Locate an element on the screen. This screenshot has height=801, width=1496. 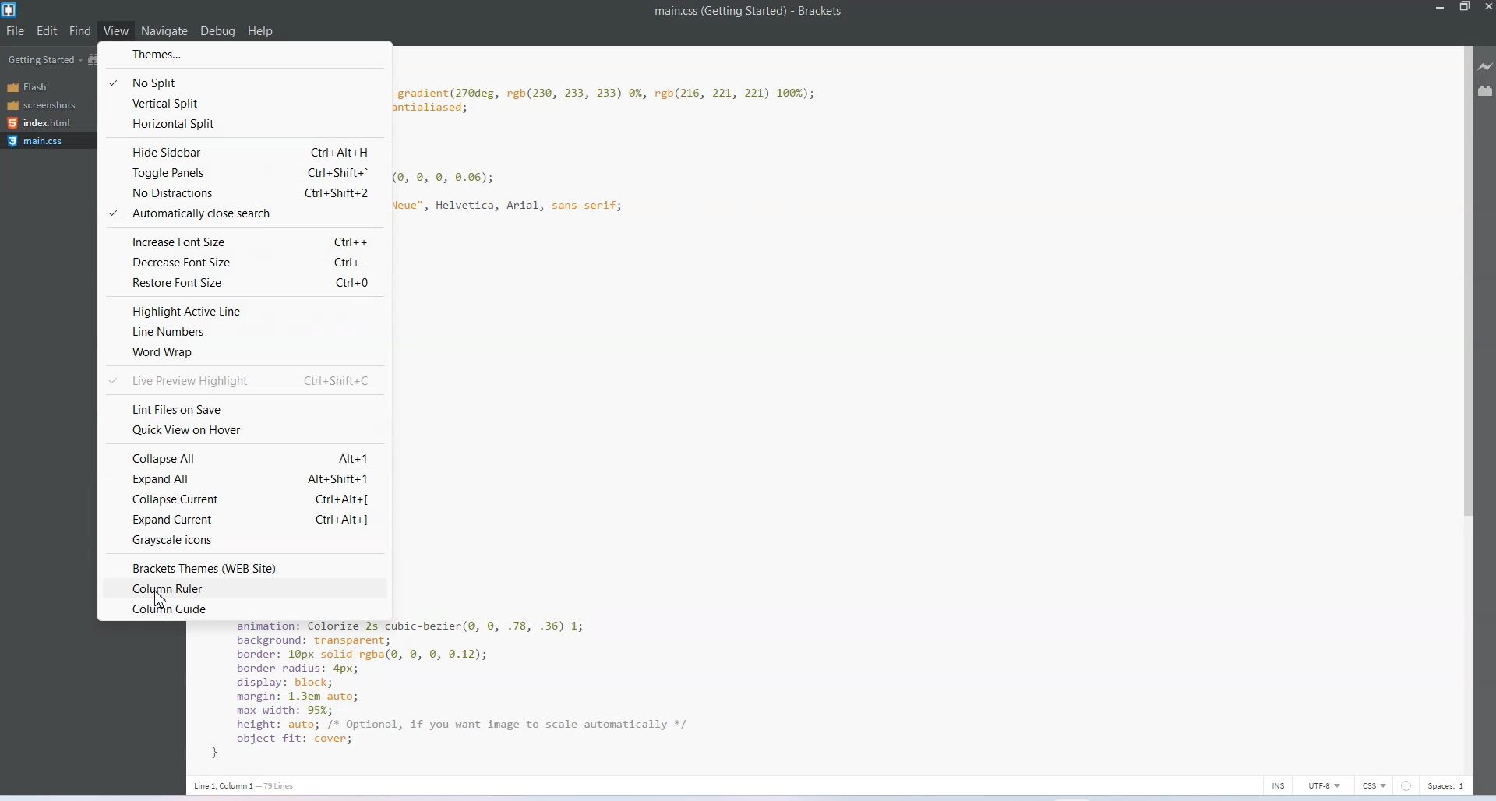
Increase font size is located at coordinates (242, 241).